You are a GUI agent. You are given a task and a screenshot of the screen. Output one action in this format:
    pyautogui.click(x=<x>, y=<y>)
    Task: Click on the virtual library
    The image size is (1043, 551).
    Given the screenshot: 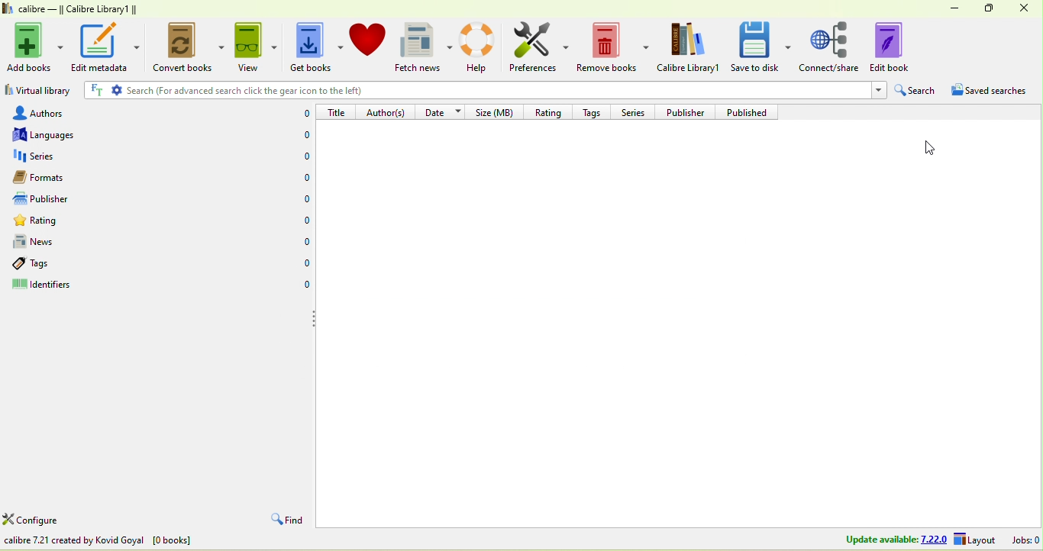 What is the action you would take?
    pyautogui.click(x=37, y=92)
    